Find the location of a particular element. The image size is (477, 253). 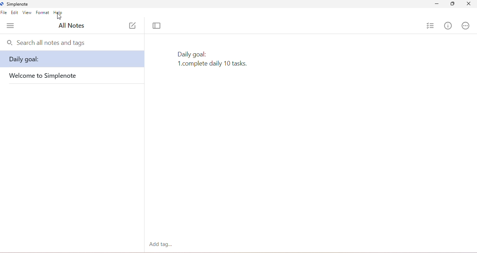

toggle focus mode is located at coordinates (158, 26).